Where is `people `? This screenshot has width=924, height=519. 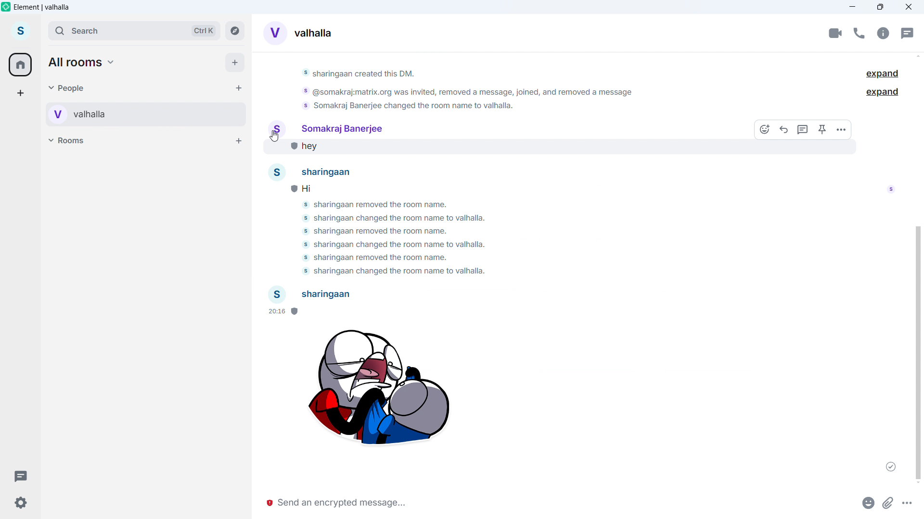
people  is located at coordinates (67, 87).